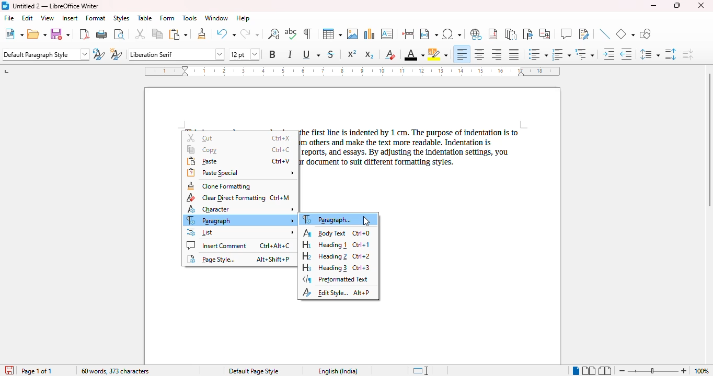 Image resolution: width=713 pixels, height=376 pixels. Describe the element at coordinates (69, 18) in the screenshot. I see `insert` at that location.